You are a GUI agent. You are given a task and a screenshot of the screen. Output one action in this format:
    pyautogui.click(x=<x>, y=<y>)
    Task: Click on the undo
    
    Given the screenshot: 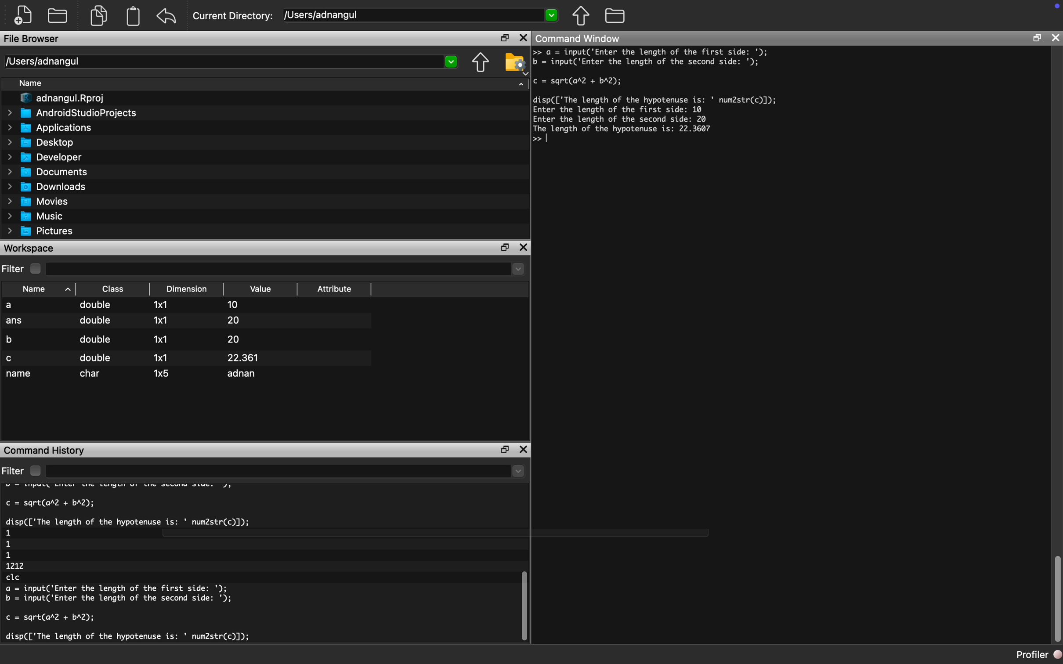 What is the action you would take?
    pyautogui.click(x=167, y=16)
    